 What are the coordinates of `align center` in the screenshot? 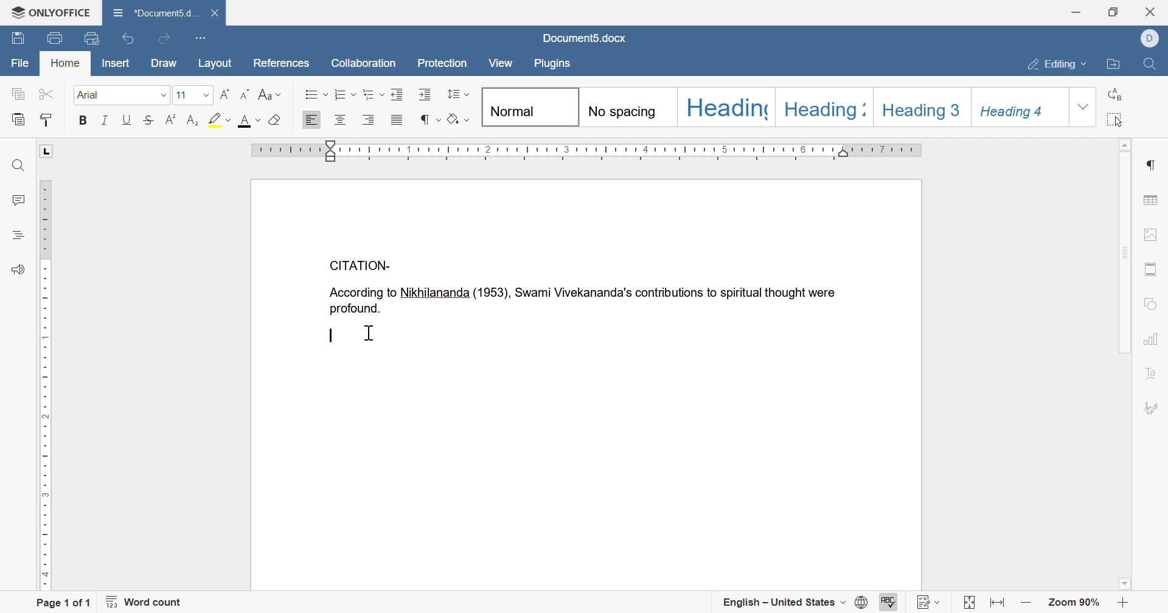 It's located at (340, 121).